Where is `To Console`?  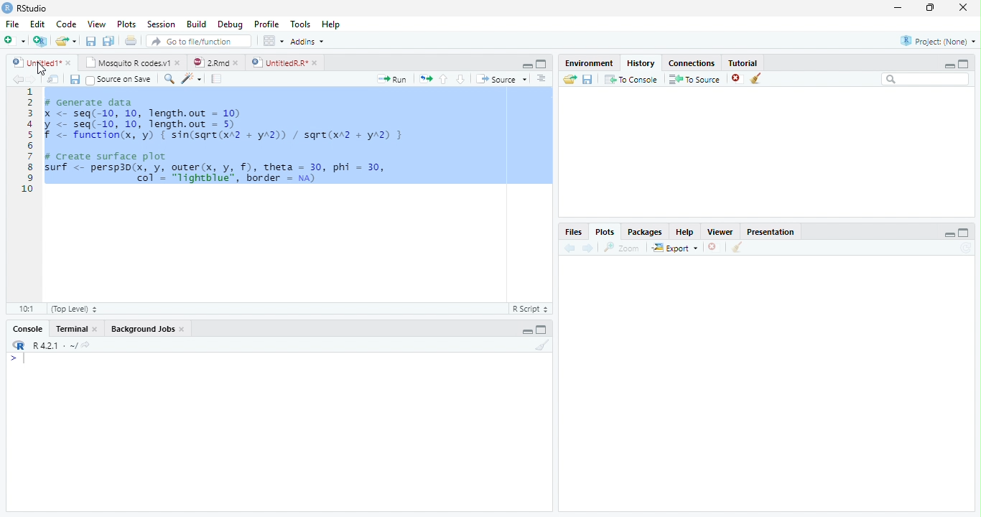 To Console is located at coordinates (631, 79).